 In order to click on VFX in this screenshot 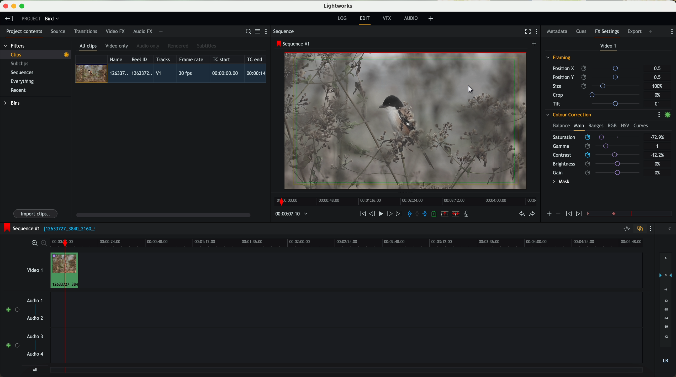, I will do `click(388, 18)`.